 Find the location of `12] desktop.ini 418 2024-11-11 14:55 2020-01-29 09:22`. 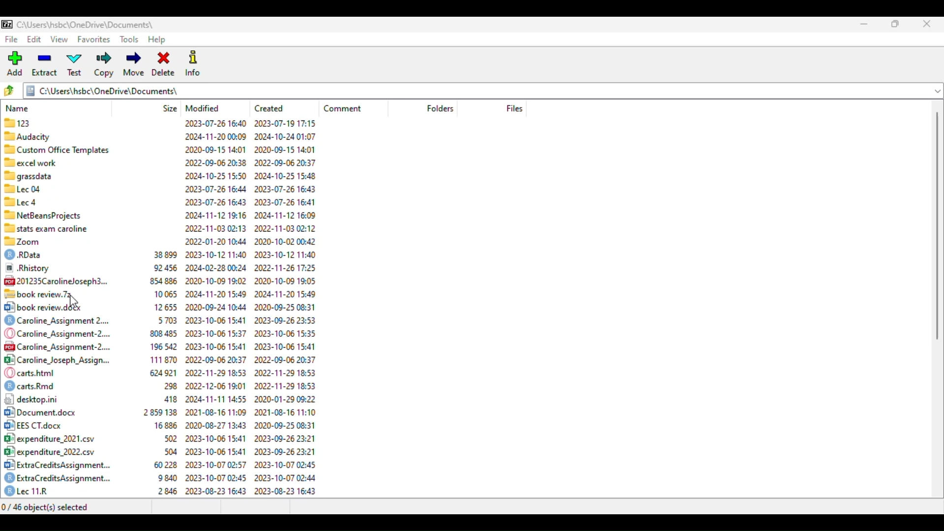

12] desktop.ini 418 2024-11-11 14:55 2020-01-29 09:22 is located at coordinates (160, 399).